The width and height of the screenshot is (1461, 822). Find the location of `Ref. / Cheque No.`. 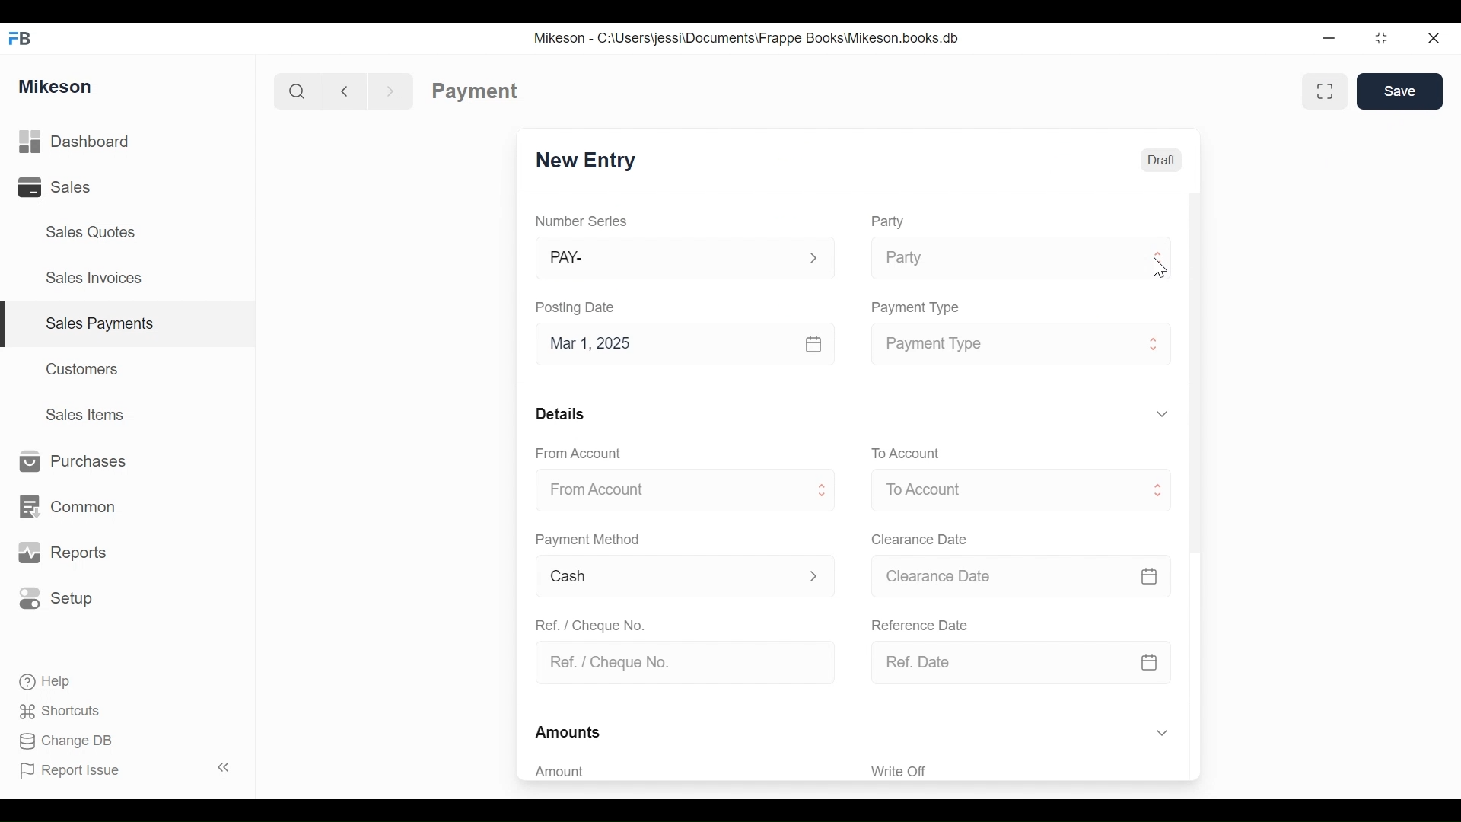

Ref. / Cheque No. is located at coordinates (689, 662).